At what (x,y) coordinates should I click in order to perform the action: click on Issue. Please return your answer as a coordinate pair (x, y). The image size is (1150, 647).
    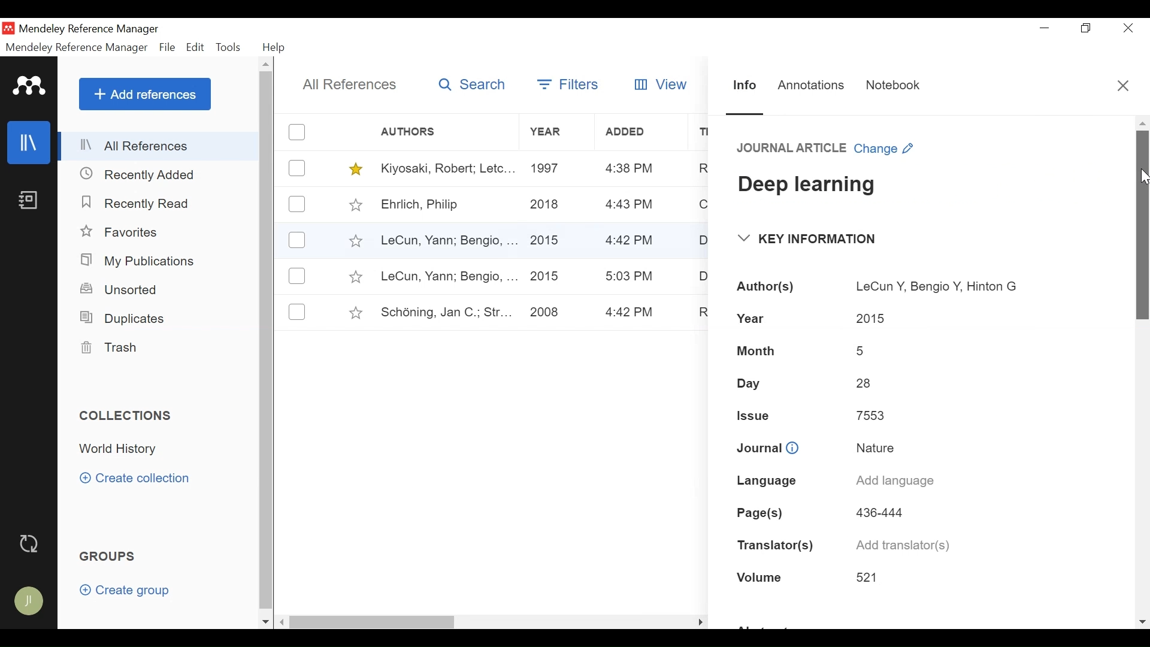
    Looking at the image, I should click on (757, 414).